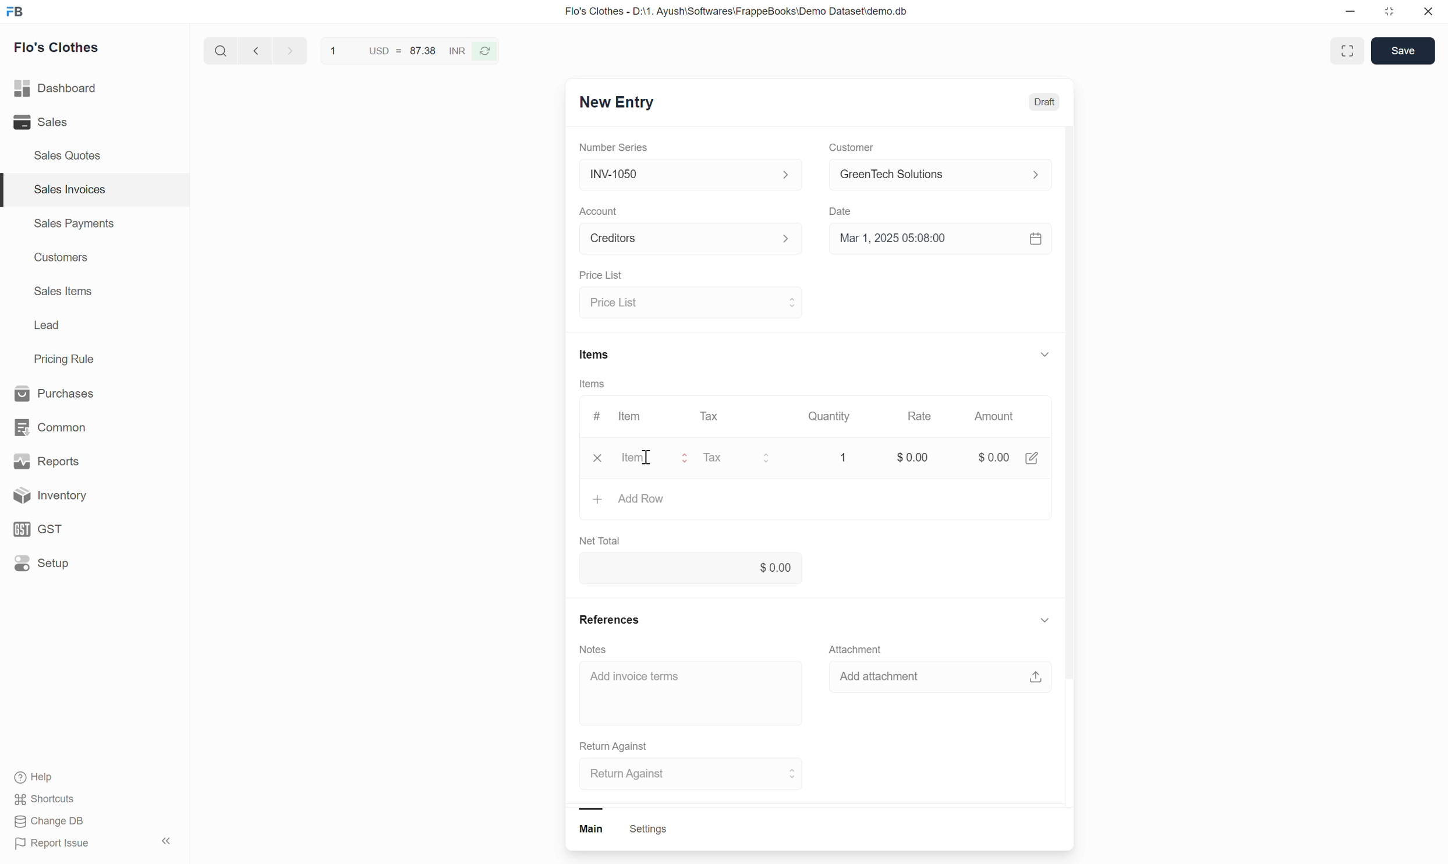 The height and width of the screenshot is (864, 1448). What do you see at coordinates (59, 259) in the screenshot?
I see `Customers` at bounding box center [59, 259].